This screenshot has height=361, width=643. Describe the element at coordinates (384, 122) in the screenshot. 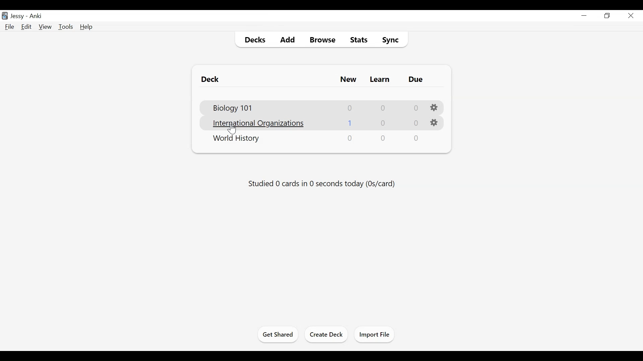

I see `0` at that location.